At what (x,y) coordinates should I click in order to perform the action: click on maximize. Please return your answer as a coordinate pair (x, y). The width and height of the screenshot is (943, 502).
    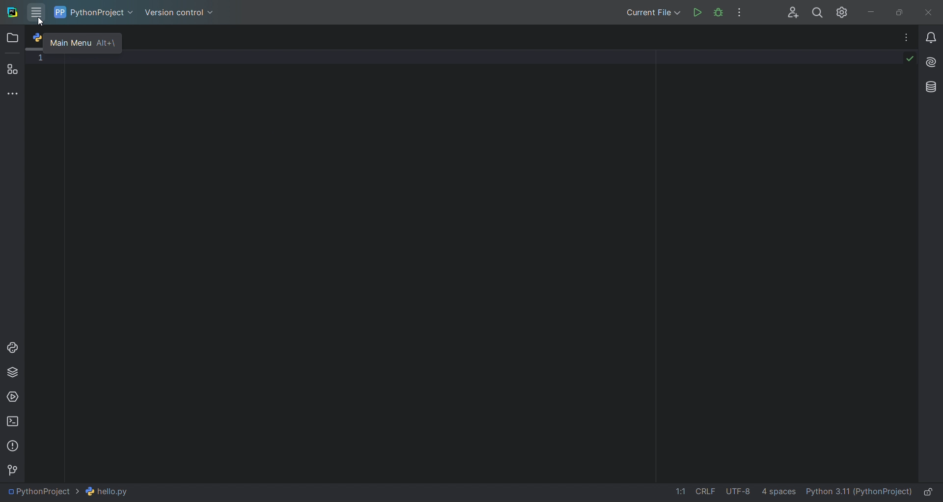
    Looking at the image, I should click on (902, 11).